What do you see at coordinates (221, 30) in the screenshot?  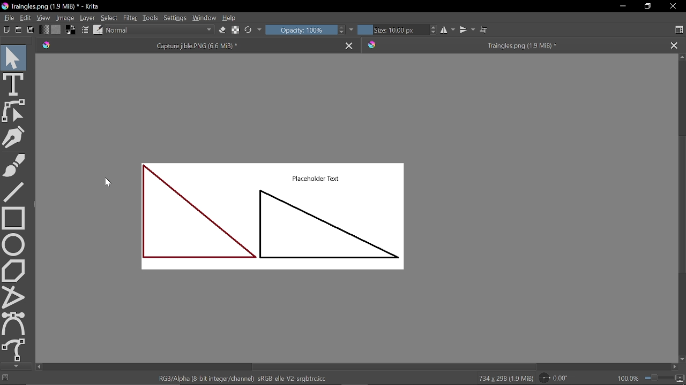 I see `Eraser` at bounding box center [221, 30].